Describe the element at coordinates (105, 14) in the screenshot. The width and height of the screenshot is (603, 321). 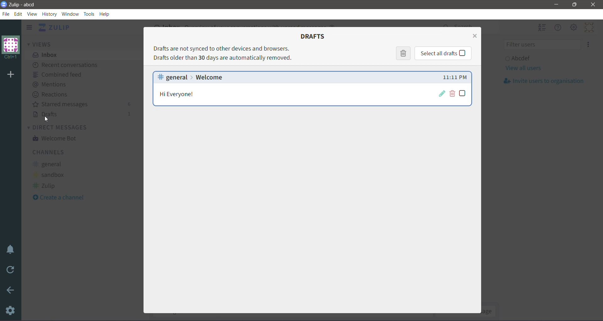
I see `Help` at that location.